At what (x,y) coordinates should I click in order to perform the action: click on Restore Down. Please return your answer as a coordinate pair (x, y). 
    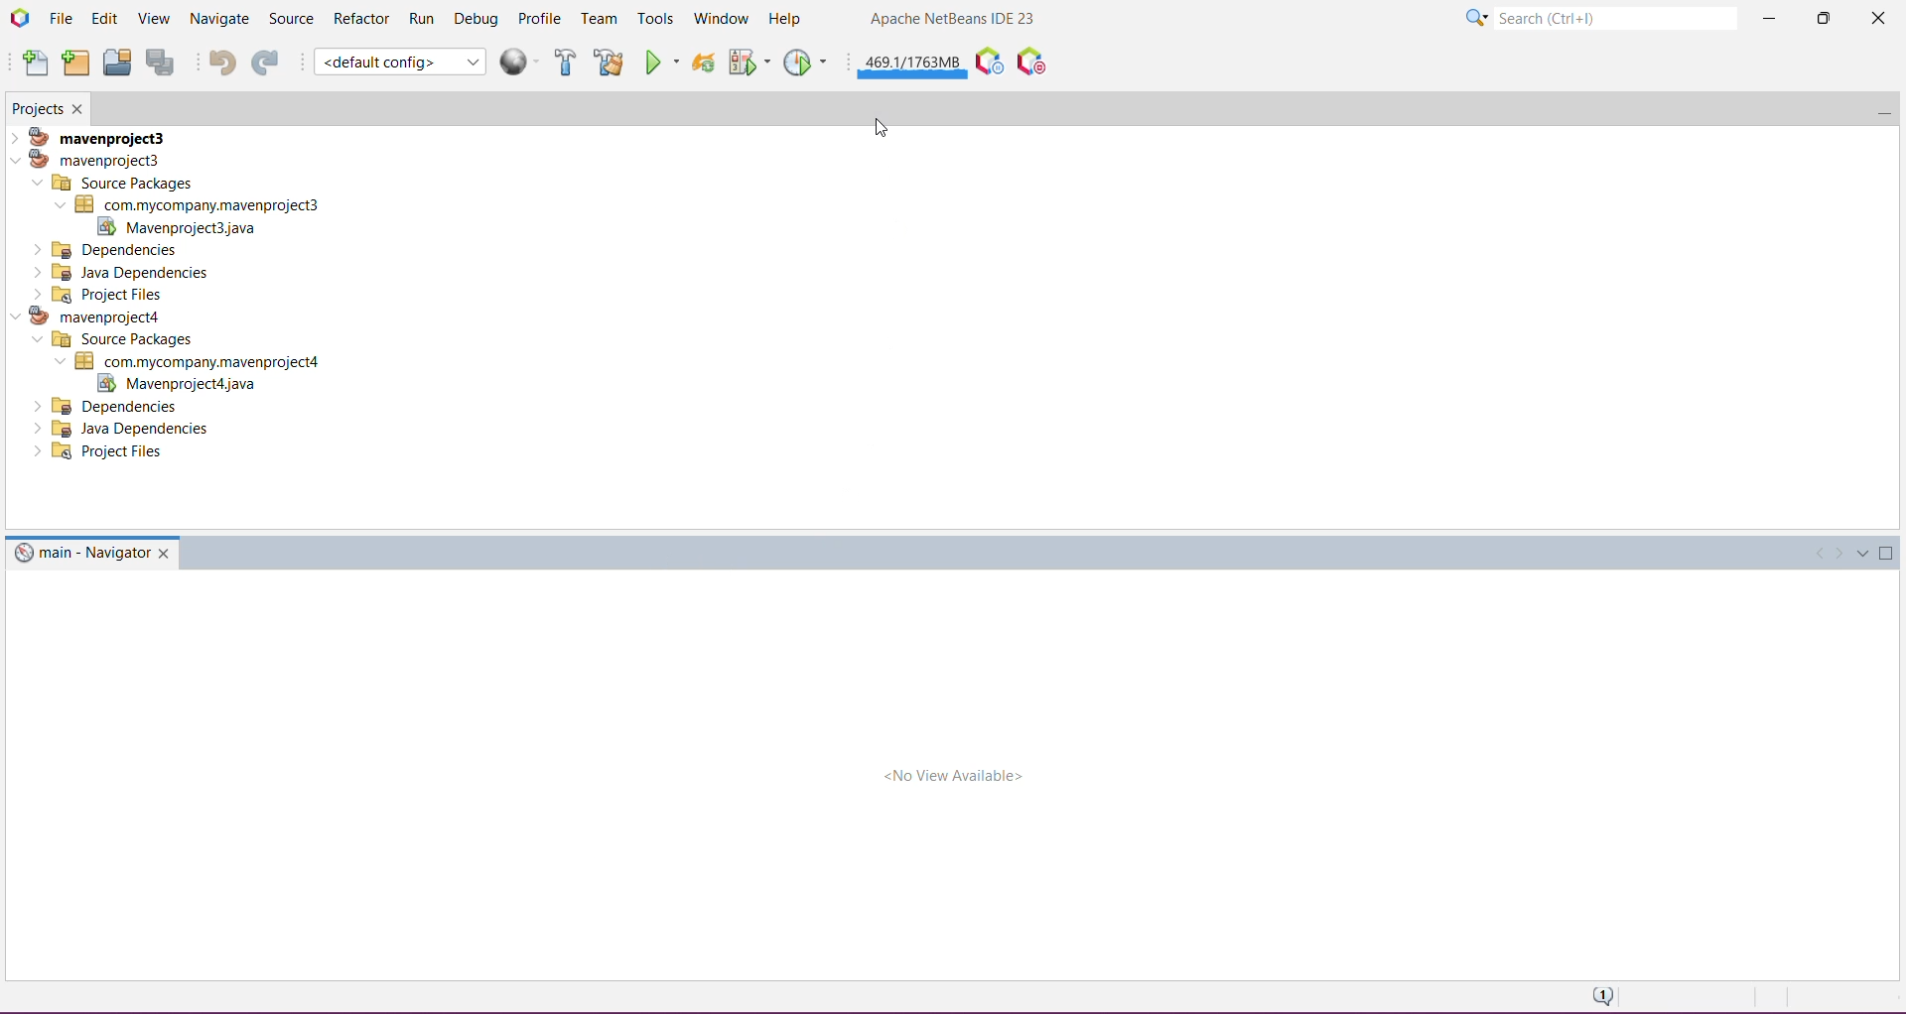
    Looking at the image, I should click on (1821, 18).